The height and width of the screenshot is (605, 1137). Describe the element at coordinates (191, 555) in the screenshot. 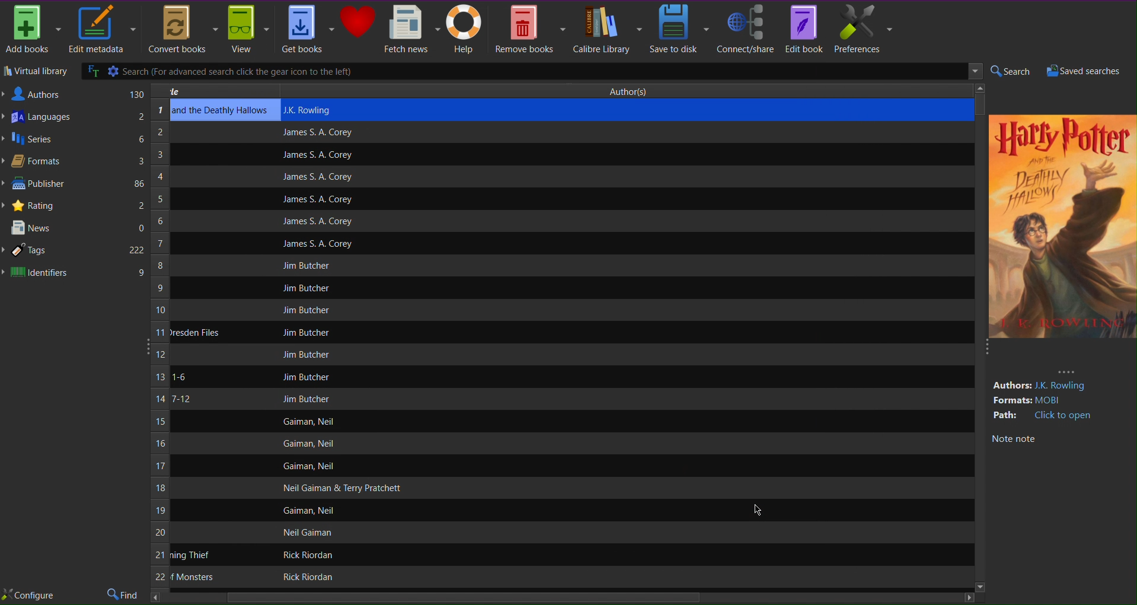

I see `ning thief` at that location.